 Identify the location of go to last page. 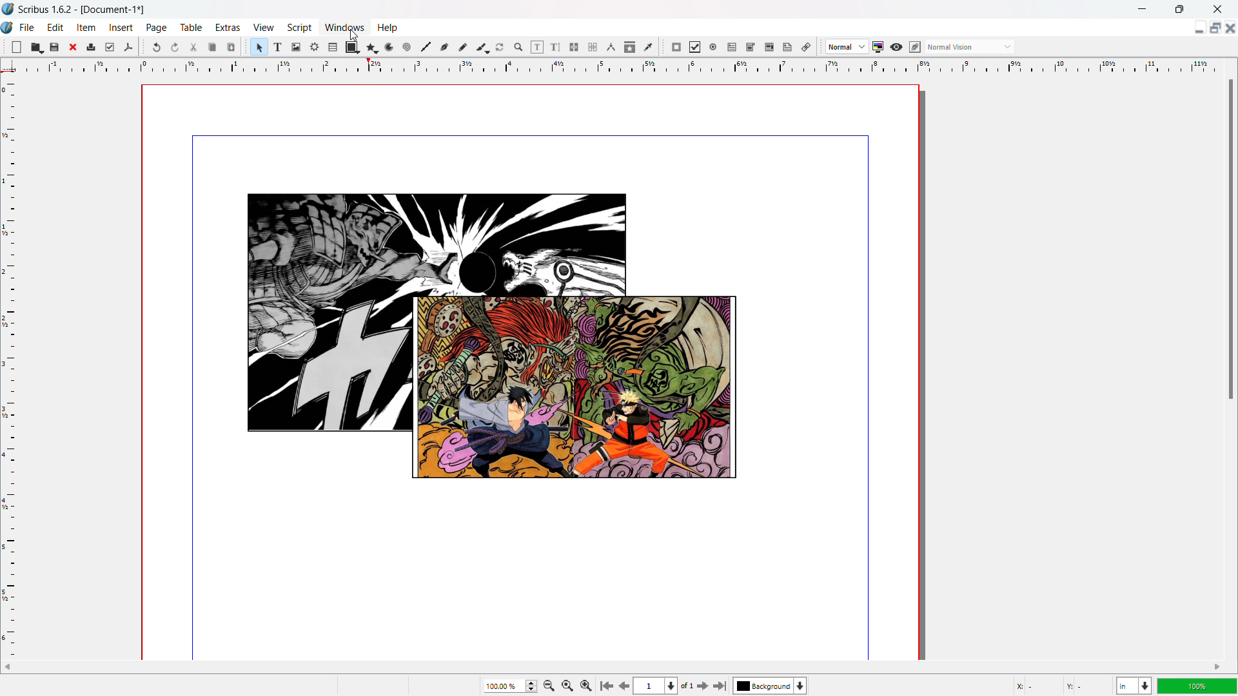
(721, 686).